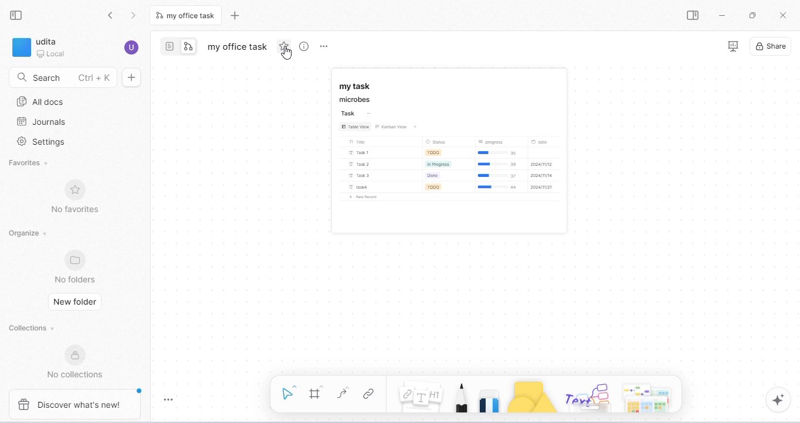 The height and width of the screenshot is (423, 800). What do you see at coordinates (318, 393) in the screenshot?
I see `frame` at bounding box center [318, 393].